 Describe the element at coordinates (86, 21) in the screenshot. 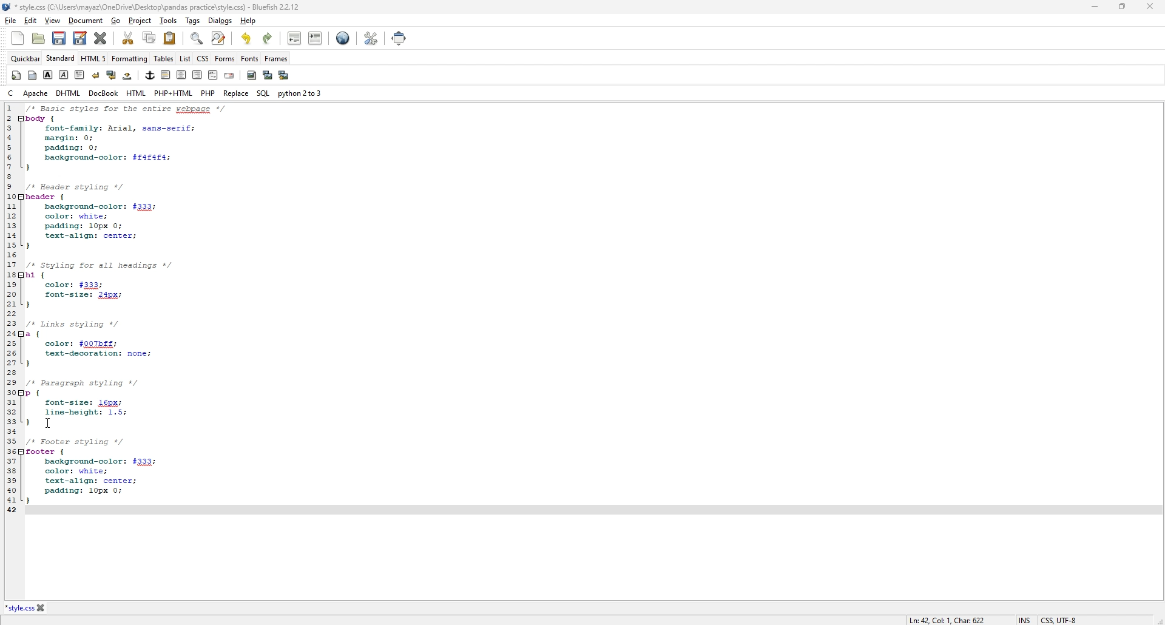

I see `document` at that location.